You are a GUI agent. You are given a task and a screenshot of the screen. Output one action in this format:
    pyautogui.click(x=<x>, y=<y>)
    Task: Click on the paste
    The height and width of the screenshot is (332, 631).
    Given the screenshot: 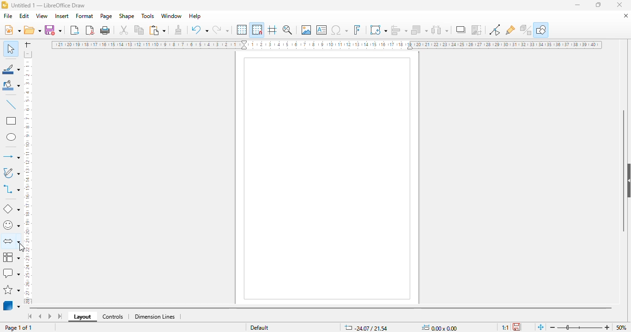 What is the action you would take?
    pyautogui.click(x=157, y=30)
    